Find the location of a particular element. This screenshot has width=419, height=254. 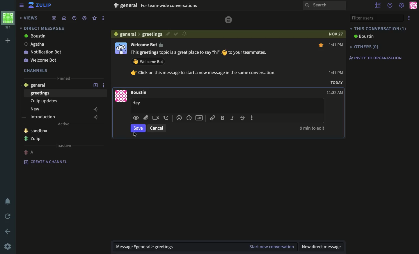

options is located at coordinates (105, 85).